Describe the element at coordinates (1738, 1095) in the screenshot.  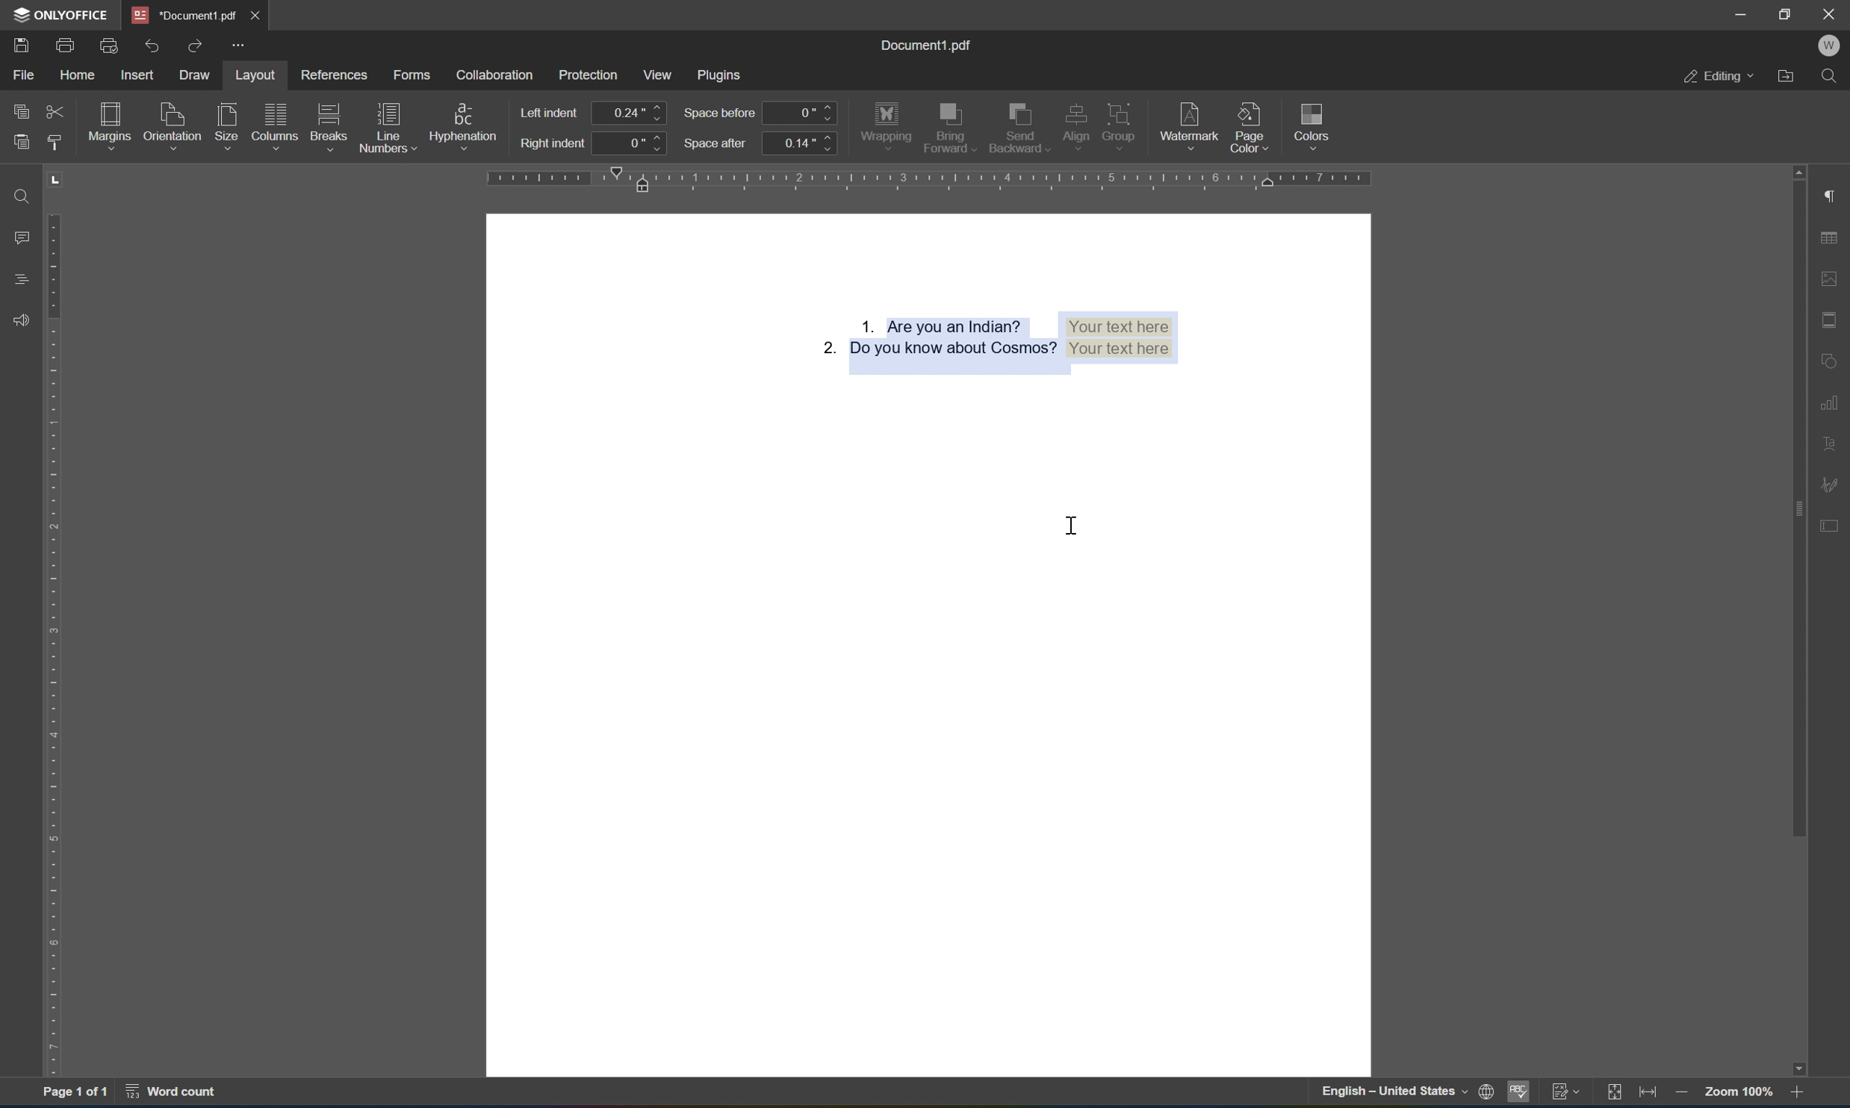
I see `zoom 100%` at that location.